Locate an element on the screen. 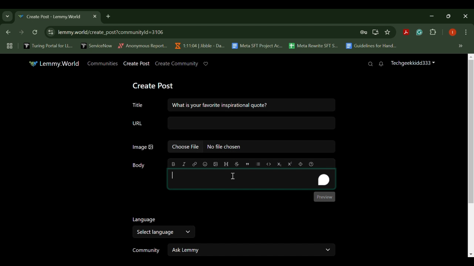  Techgeekkidd333 is located at coordinates (413, 64).